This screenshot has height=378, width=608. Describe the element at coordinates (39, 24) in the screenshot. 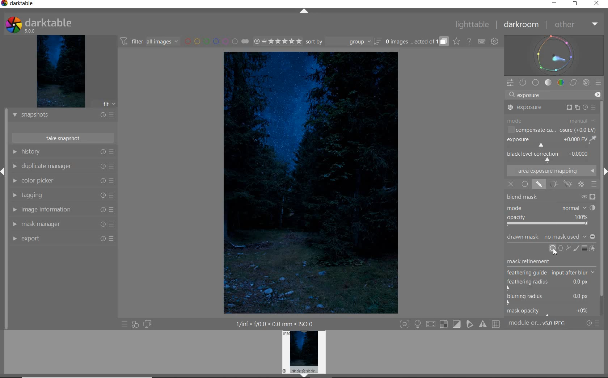

I see `SYSTEM LOGO` at that location.